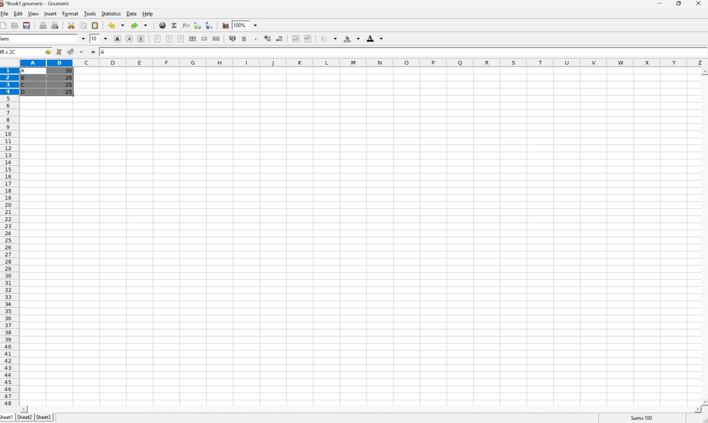 The width and height of the screenshot is (708, 423). I want to click on Cursor, so click(60, 92).